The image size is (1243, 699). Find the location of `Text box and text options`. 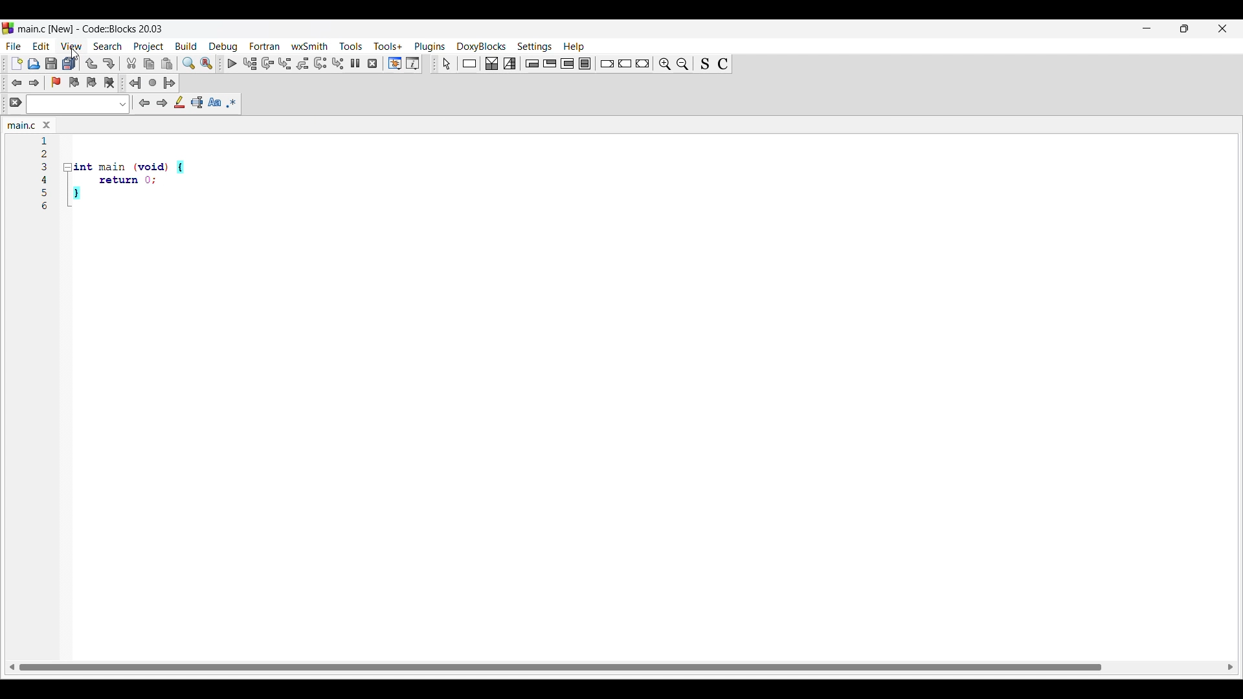

Text box and text options is located at coordinates (78, 104).